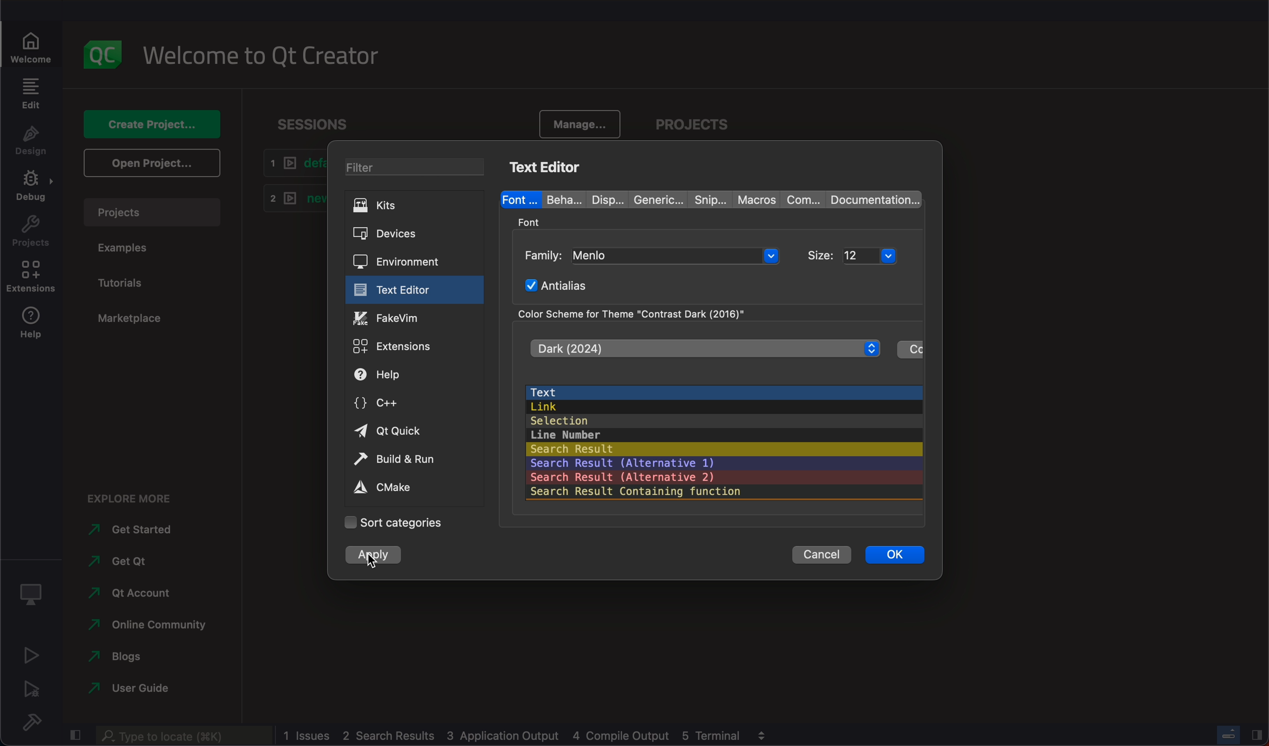 The height and width of the screenshot is (746, 1269). Describe the element at coordinates (517, 198) in the screenshot. I see `font` at that location.